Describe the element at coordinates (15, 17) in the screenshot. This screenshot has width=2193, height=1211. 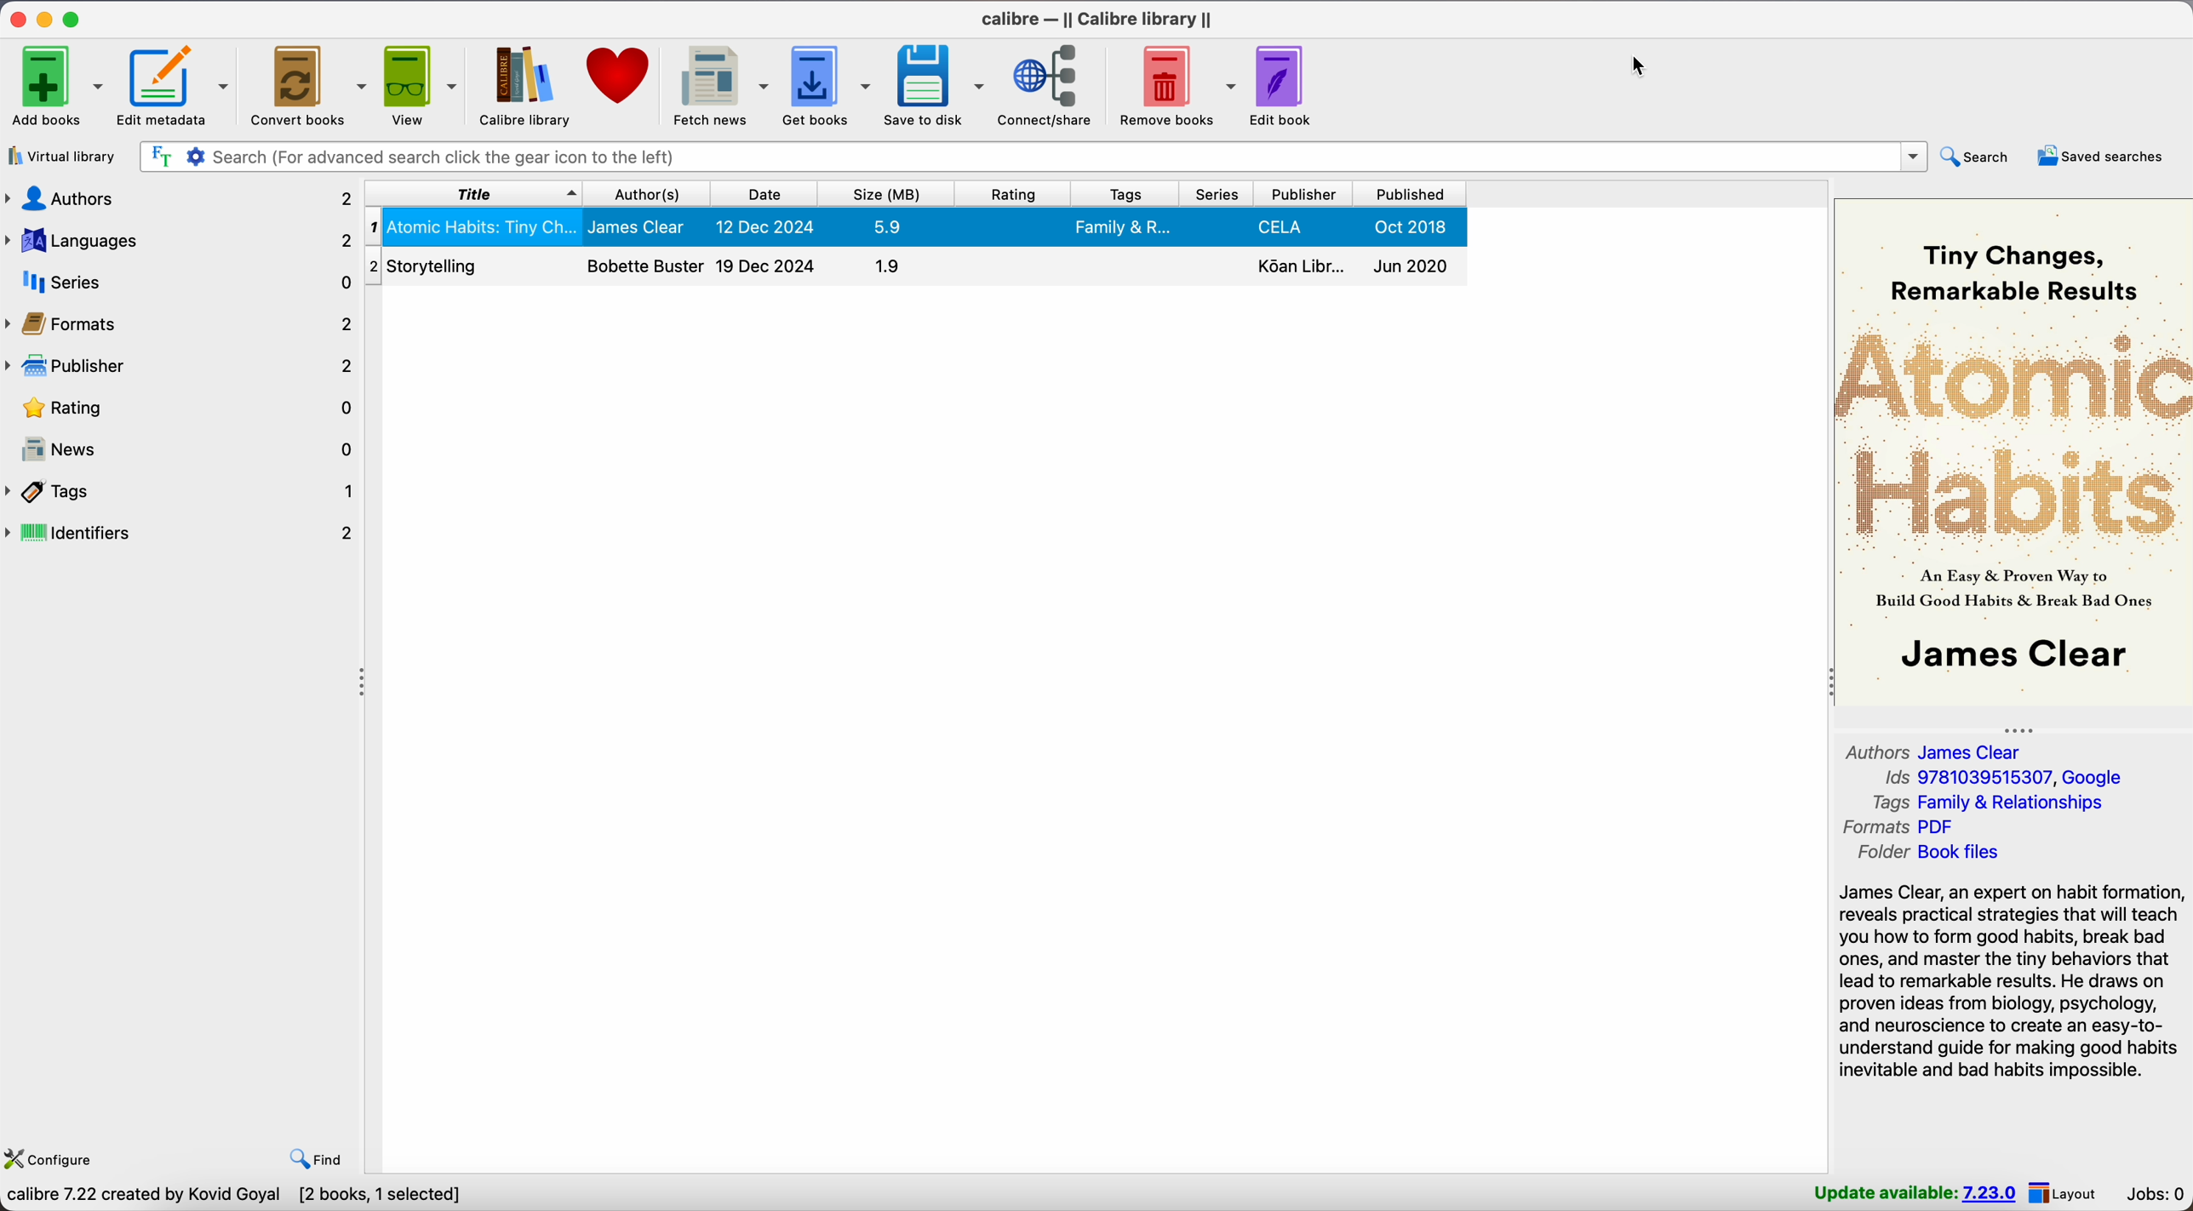
I see `close Calibre` at that location.